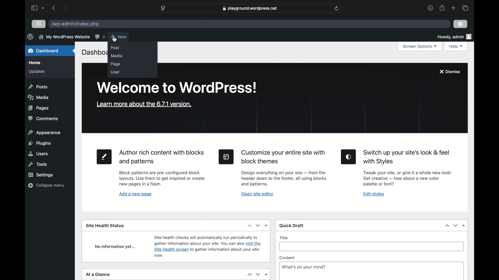 The height and width of the screenshot is (280, 499). Describe the element at coordinates (254, 225) in the screenshot. I see `stepper buttons` at that location.